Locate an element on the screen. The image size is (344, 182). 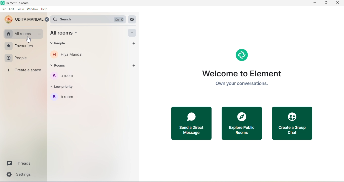
Cursor is located at coordinates (29, 40).